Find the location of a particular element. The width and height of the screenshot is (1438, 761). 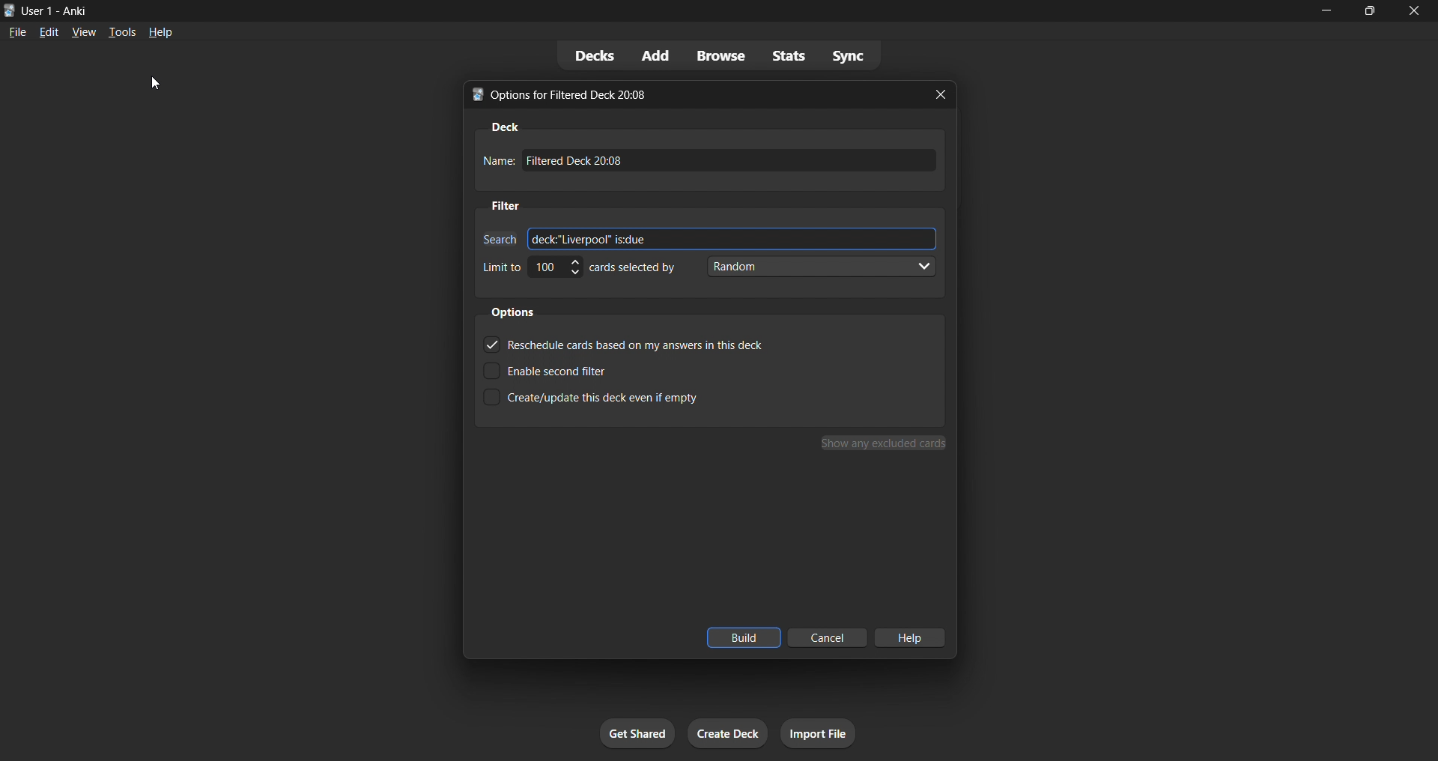

close is located at coordinates (942, 95).